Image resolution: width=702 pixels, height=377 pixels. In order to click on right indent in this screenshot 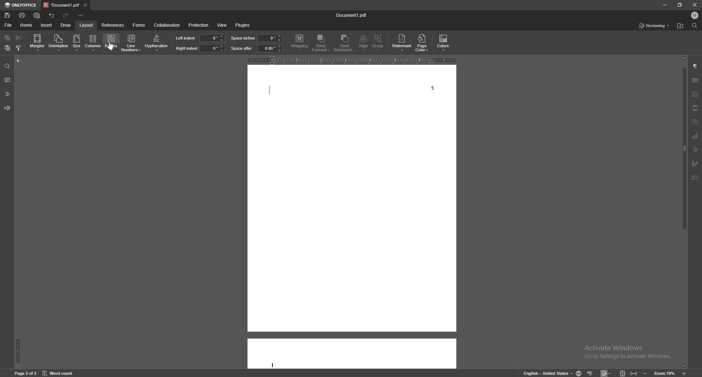, I will do `click(186, 48)`.